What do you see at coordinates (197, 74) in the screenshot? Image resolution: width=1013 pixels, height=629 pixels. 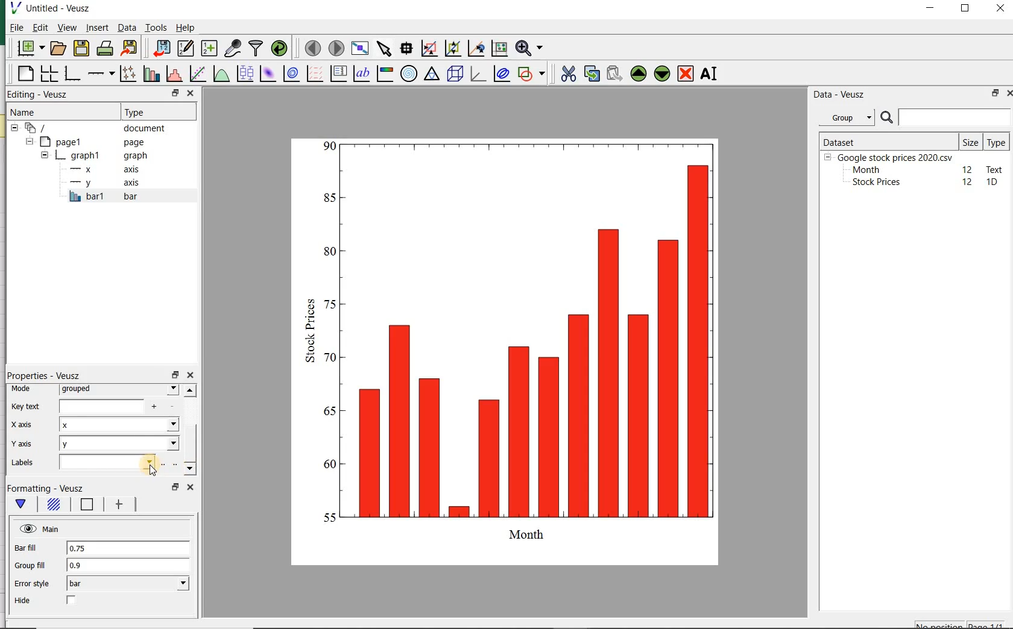 I see `fit a function to data` at bounding box center [197, 74].